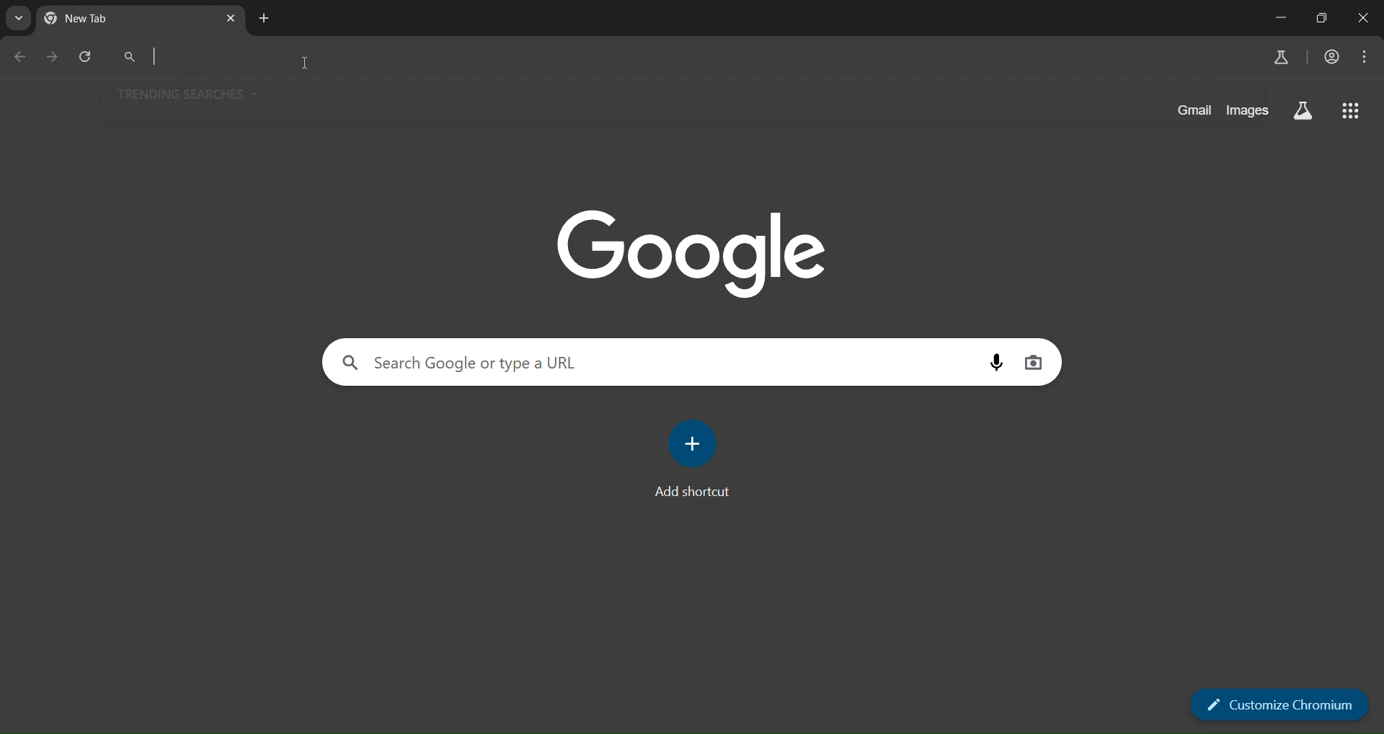 The width and height of the screenshot is (1384, 734). Describe the element at coordinates (1365, 20) in the screenshot. I see `close` at that location.